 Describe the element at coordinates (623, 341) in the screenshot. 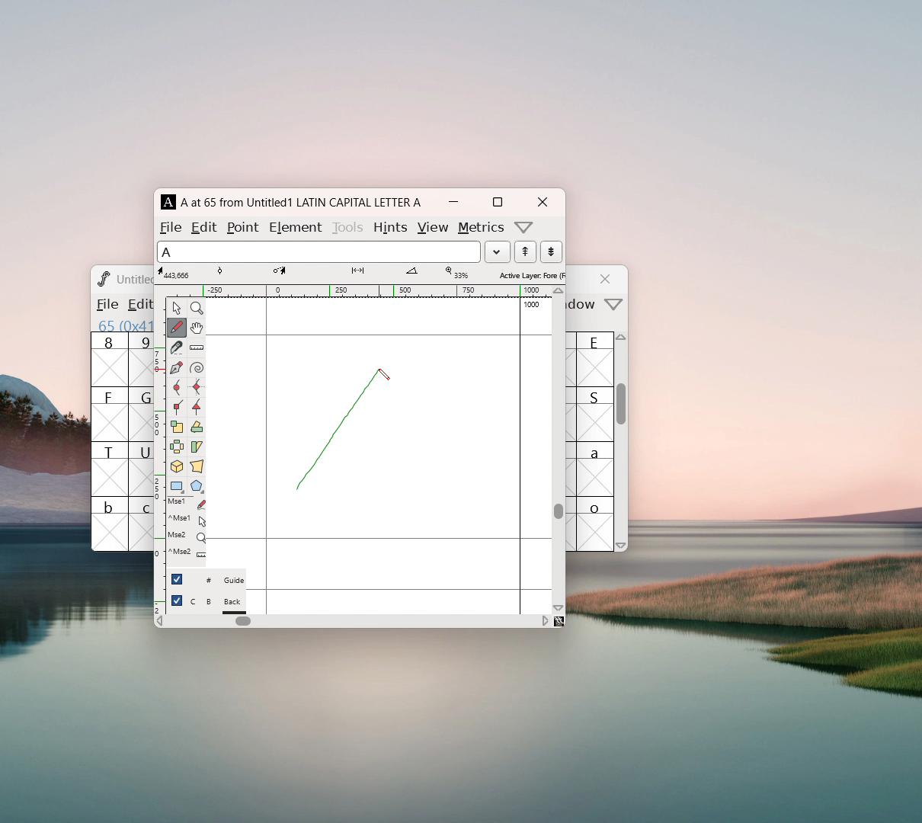

I see `scroll up` at that location.